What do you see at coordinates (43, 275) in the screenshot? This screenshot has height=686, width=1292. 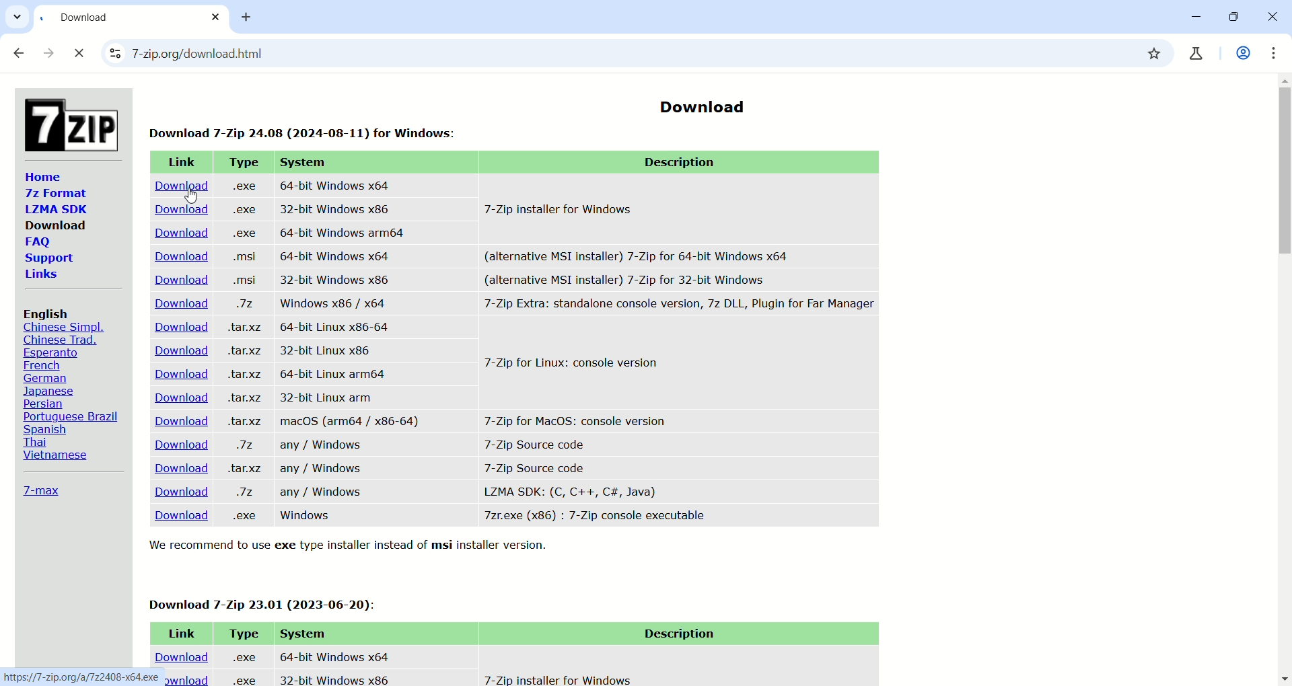 I see `Links` at bounding box center [43, 275].